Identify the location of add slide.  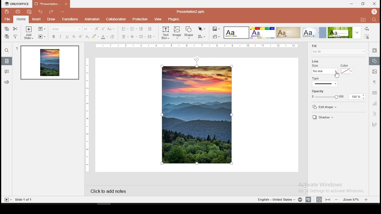
(28, 33).